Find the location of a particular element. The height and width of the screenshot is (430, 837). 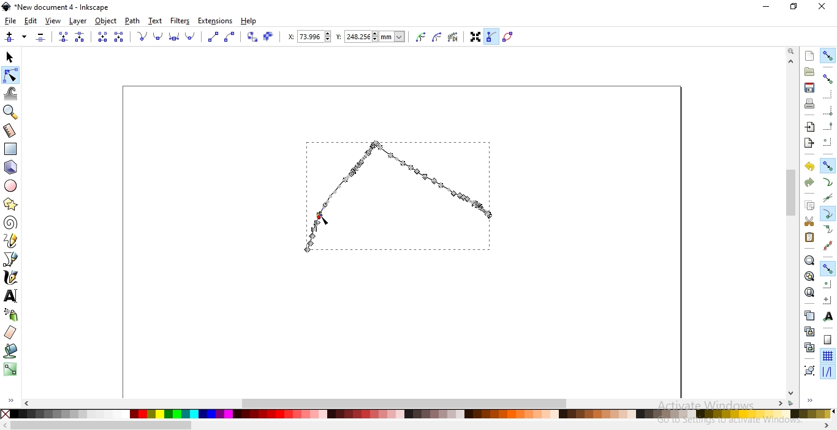

snap centers of objects is located at coordinates (827, 283).